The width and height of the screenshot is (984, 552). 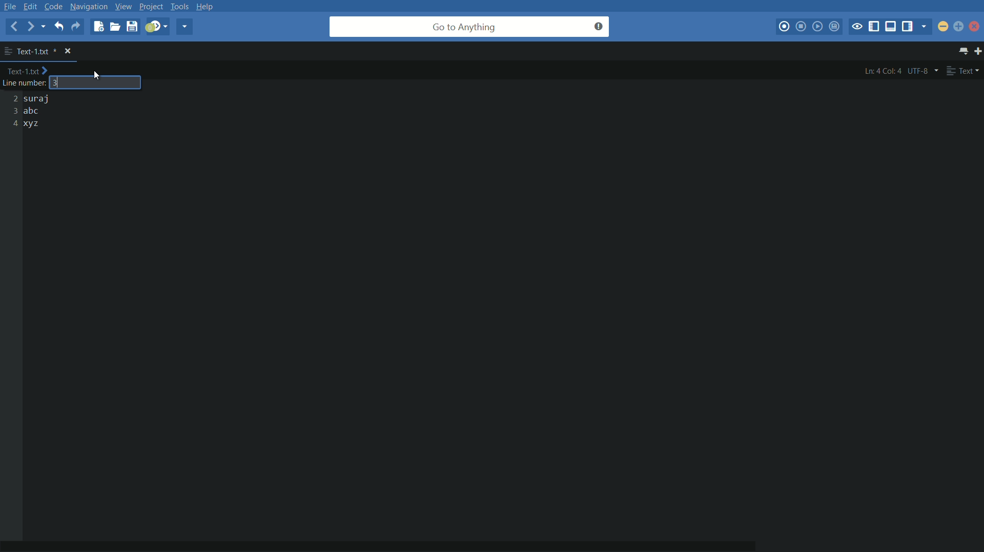 What do you see at coordinates (975, 28) in the screenshot?
I see `close` at bounding box center [975, 28].